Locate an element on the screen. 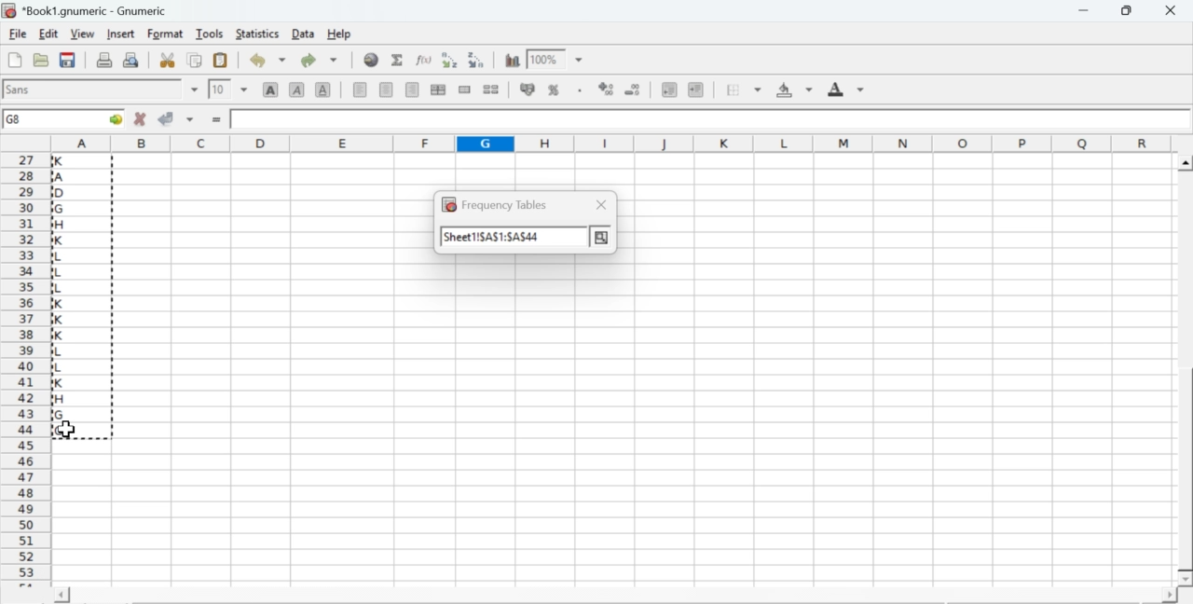  help is located at coordinates (341, 34).